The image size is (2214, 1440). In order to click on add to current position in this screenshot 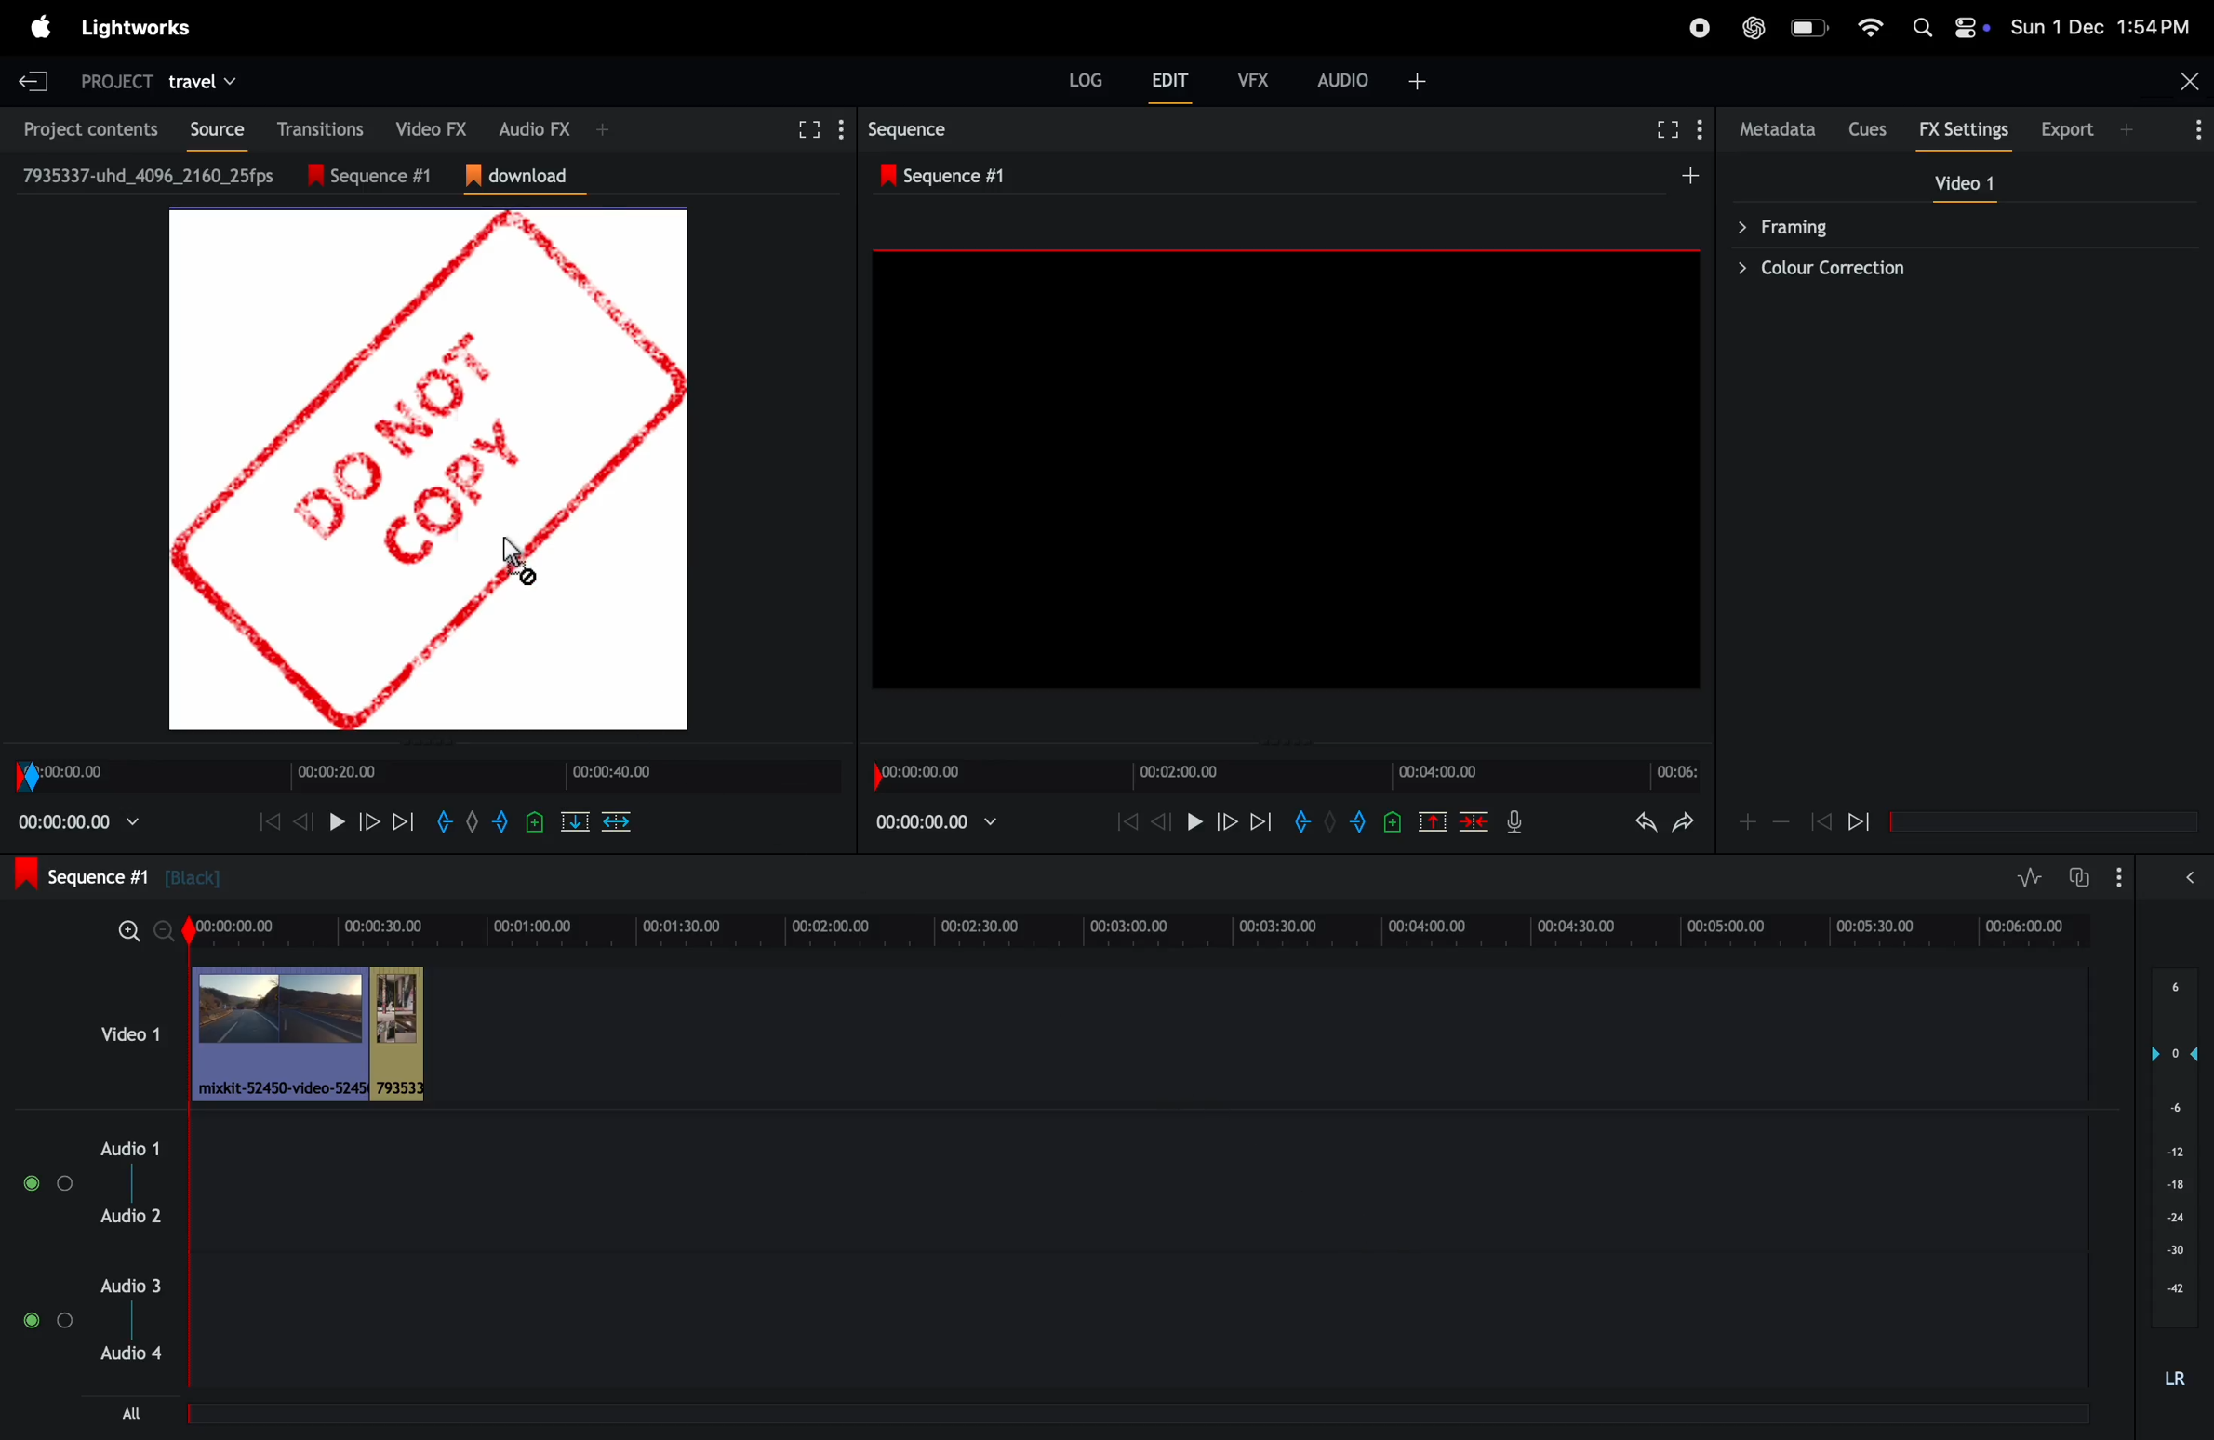, I will do `click(535, 821)`.